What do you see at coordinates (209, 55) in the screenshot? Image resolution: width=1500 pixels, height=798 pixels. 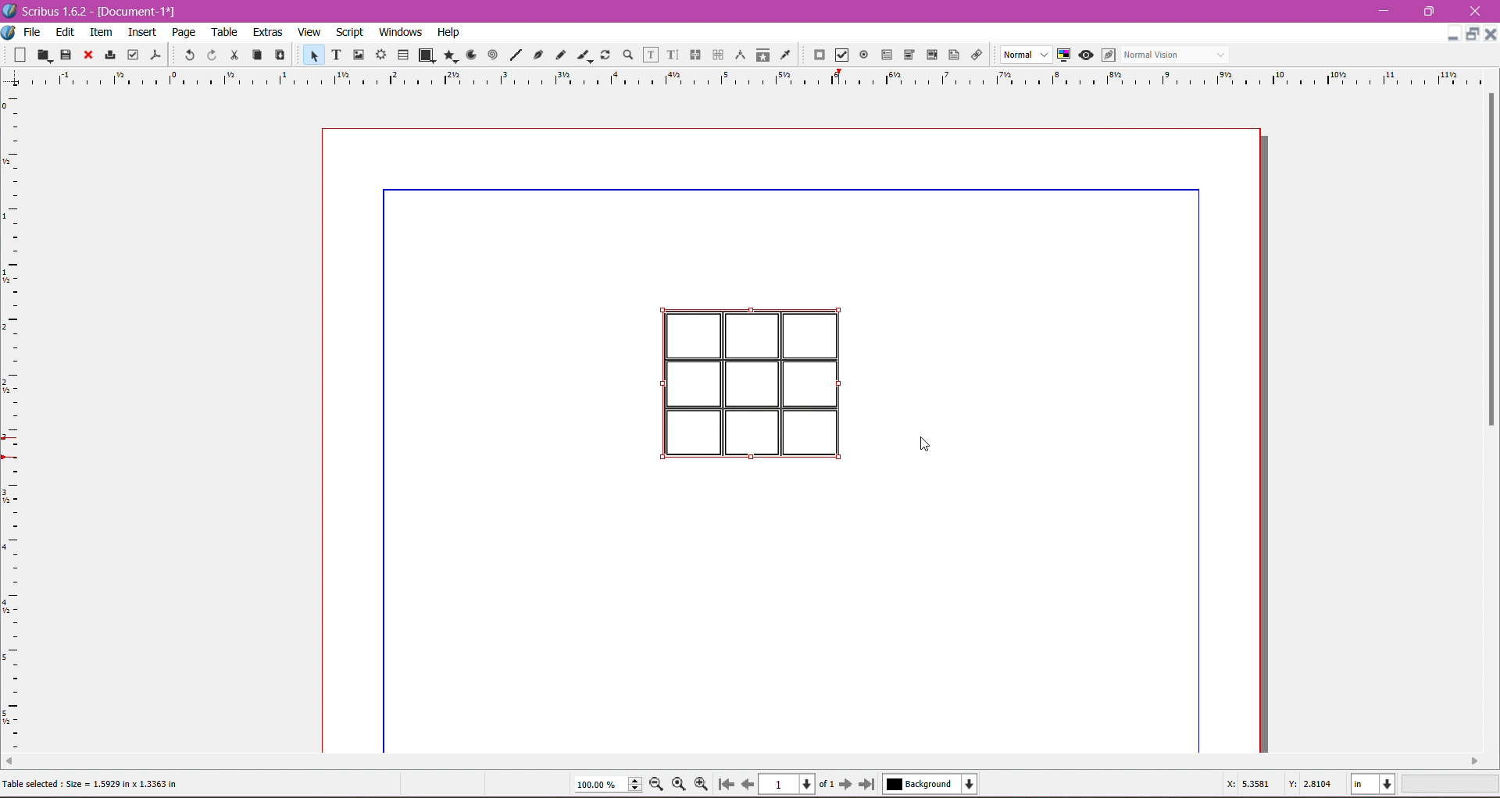 I see `Redo` at bounding box center [209, 55].